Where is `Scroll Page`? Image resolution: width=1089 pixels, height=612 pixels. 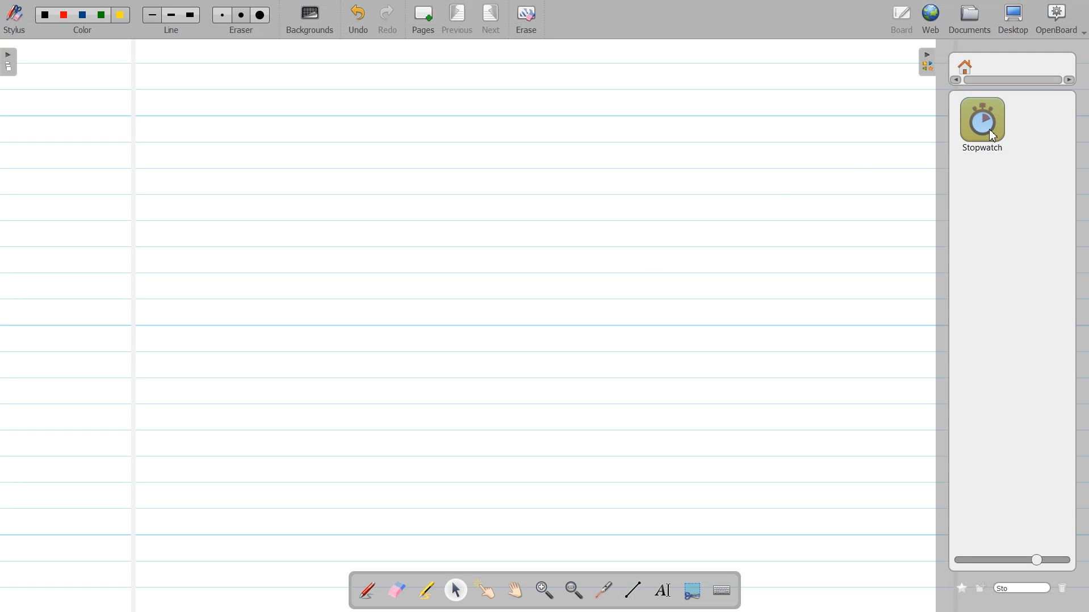
Scroll Page is located at coordinates (517, 590).